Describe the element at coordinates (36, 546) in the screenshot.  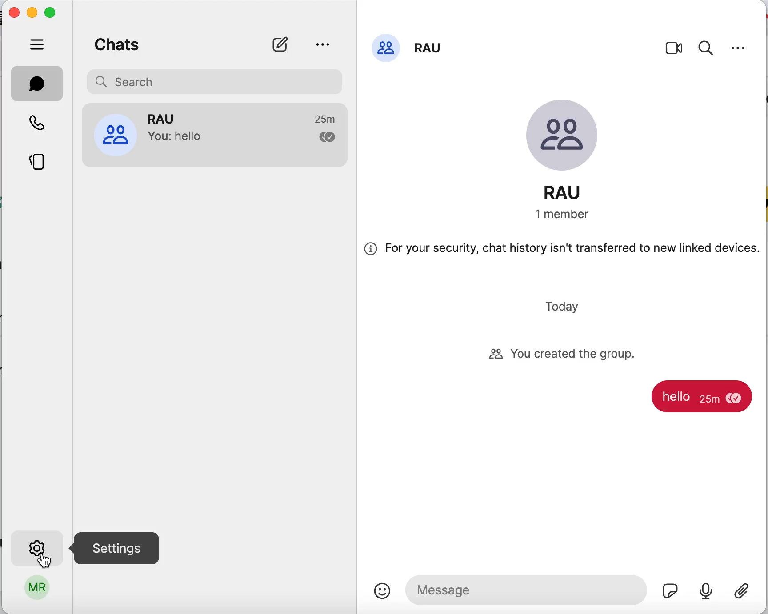
I see `settings` at that location.